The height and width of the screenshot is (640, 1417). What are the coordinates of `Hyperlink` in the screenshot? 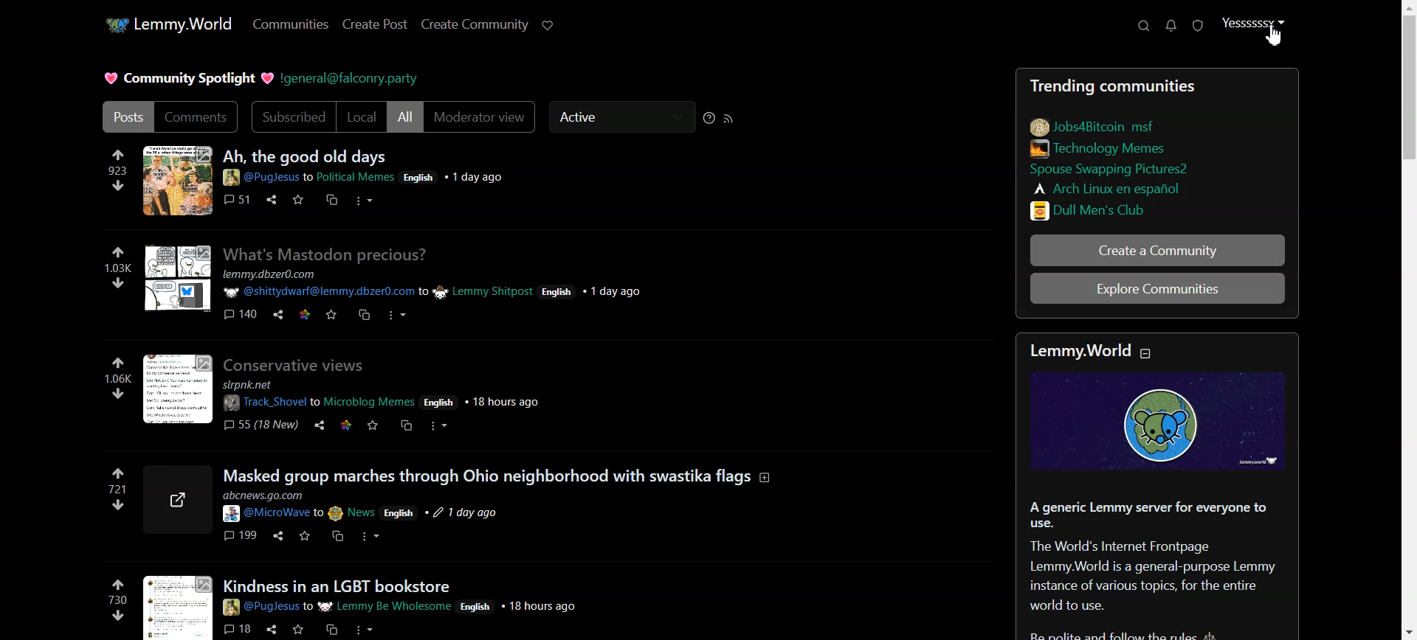 It's located at (351, 77).